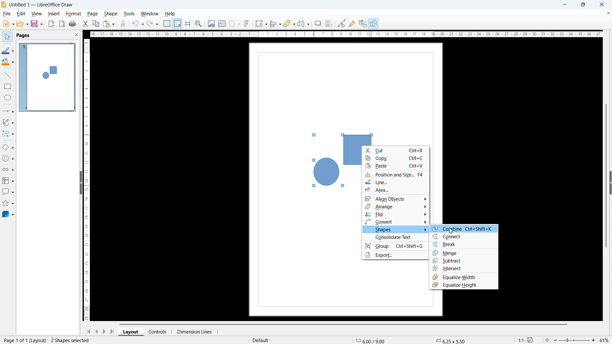 Image resolution: width=612 pixels, height=344 pixels. I want to click on export, so click(396, 255).